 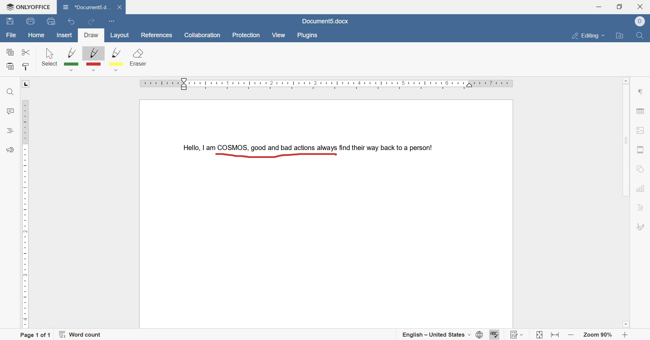 I want to click on headings, so click(x=10, y=130).